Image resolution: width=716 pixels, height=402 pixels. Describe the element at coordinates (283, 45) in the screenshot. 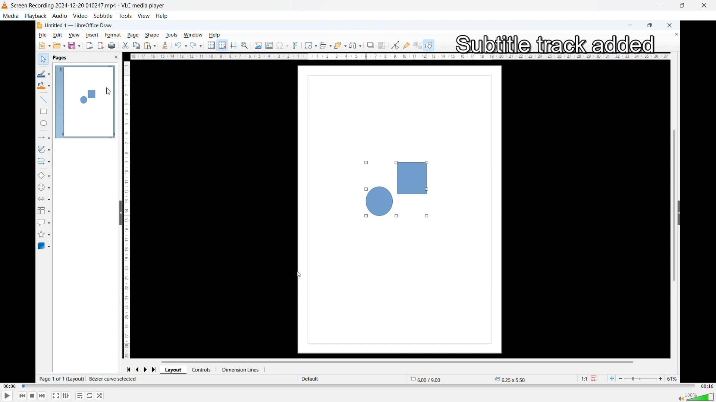

I see `special character` at that location.